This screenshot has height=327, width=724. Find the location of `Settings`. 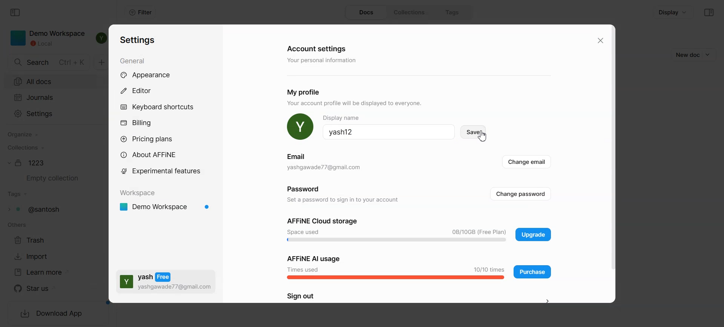

Settings is located at coordinates (138, 40).